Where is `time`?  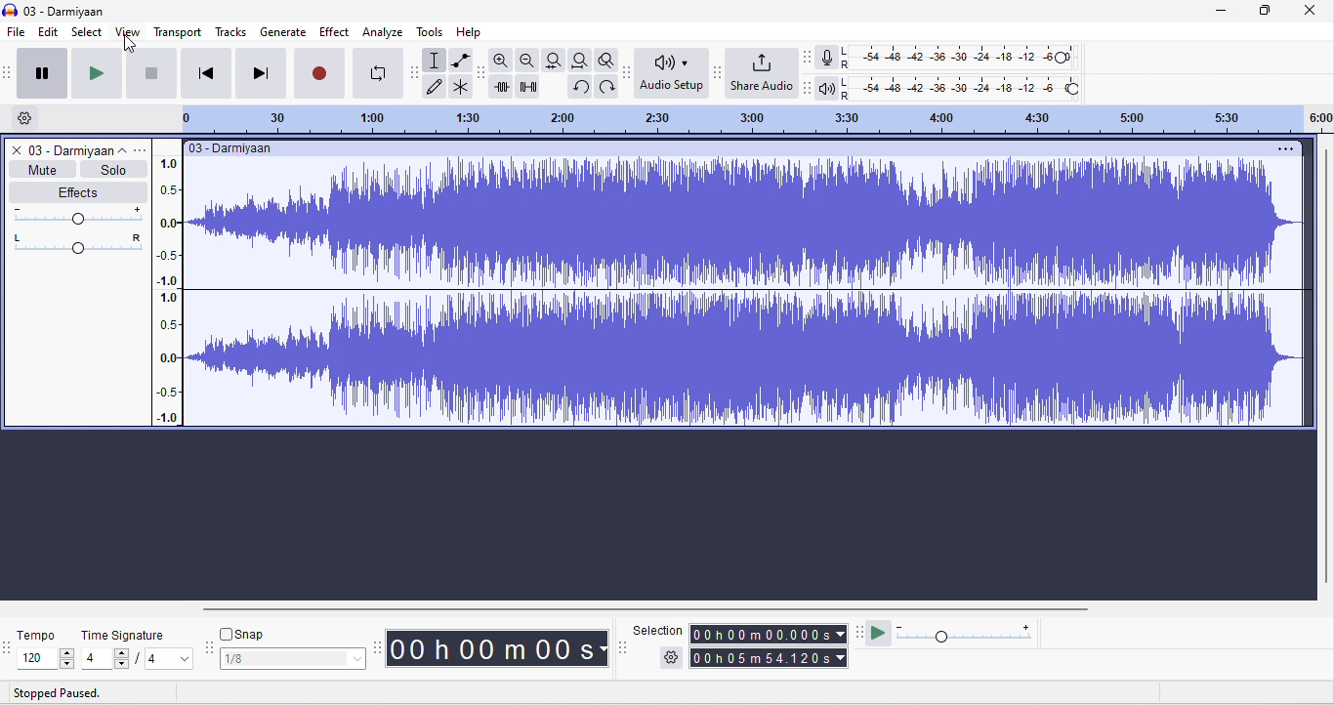 time is located at coordinates (2216, 3382).